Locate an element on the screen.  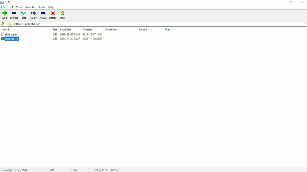
Date and Time is located at coordinates (107, 170).